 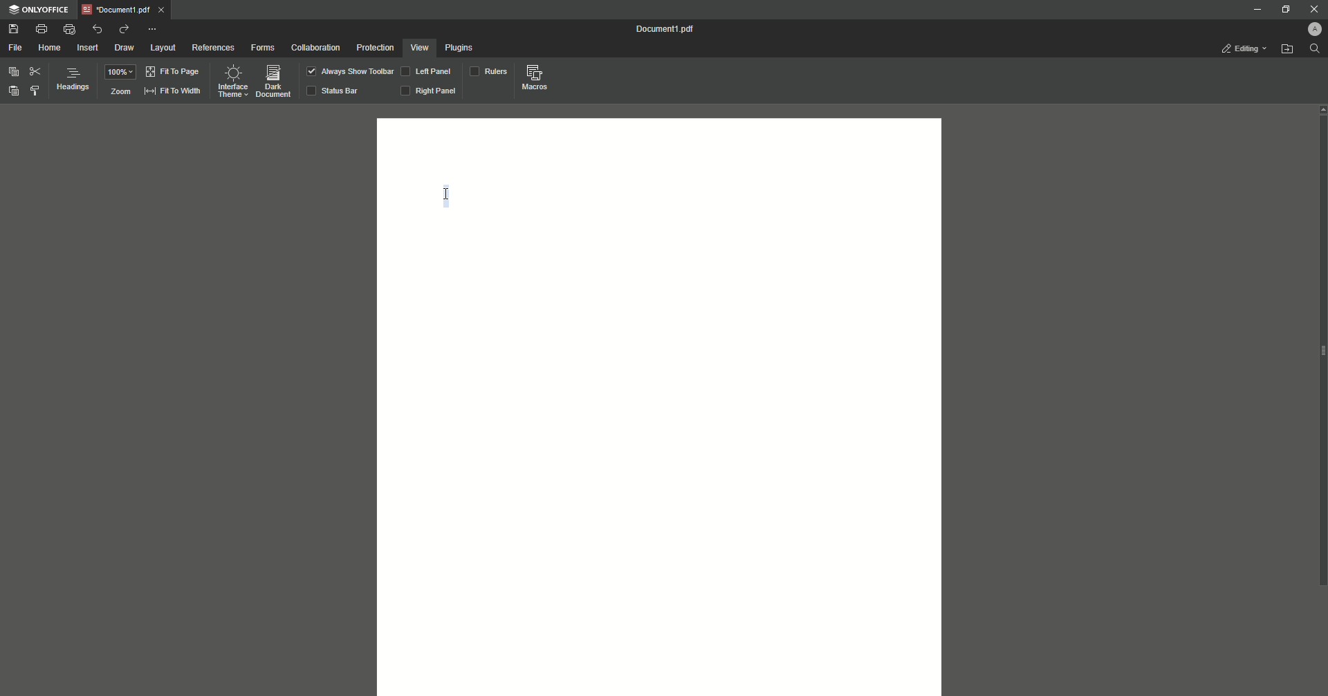 What do you see at coordinates (124, 10) in the screenshot?
I see `Document1.pdf` at bounding box center [124, 10].